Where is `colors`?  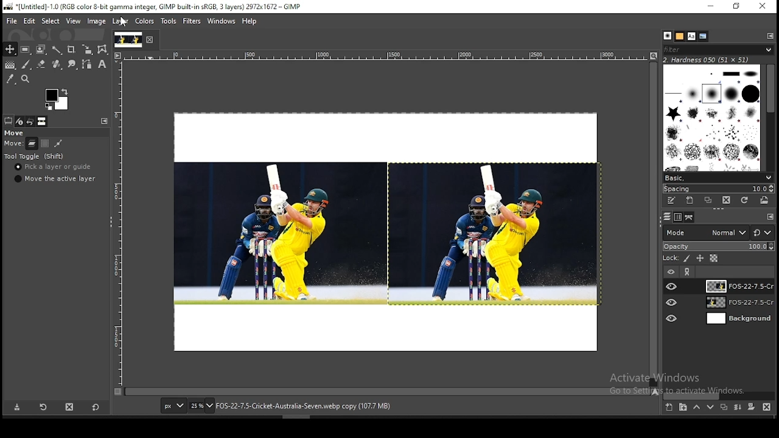 colors is located at coordinates (57, 99).